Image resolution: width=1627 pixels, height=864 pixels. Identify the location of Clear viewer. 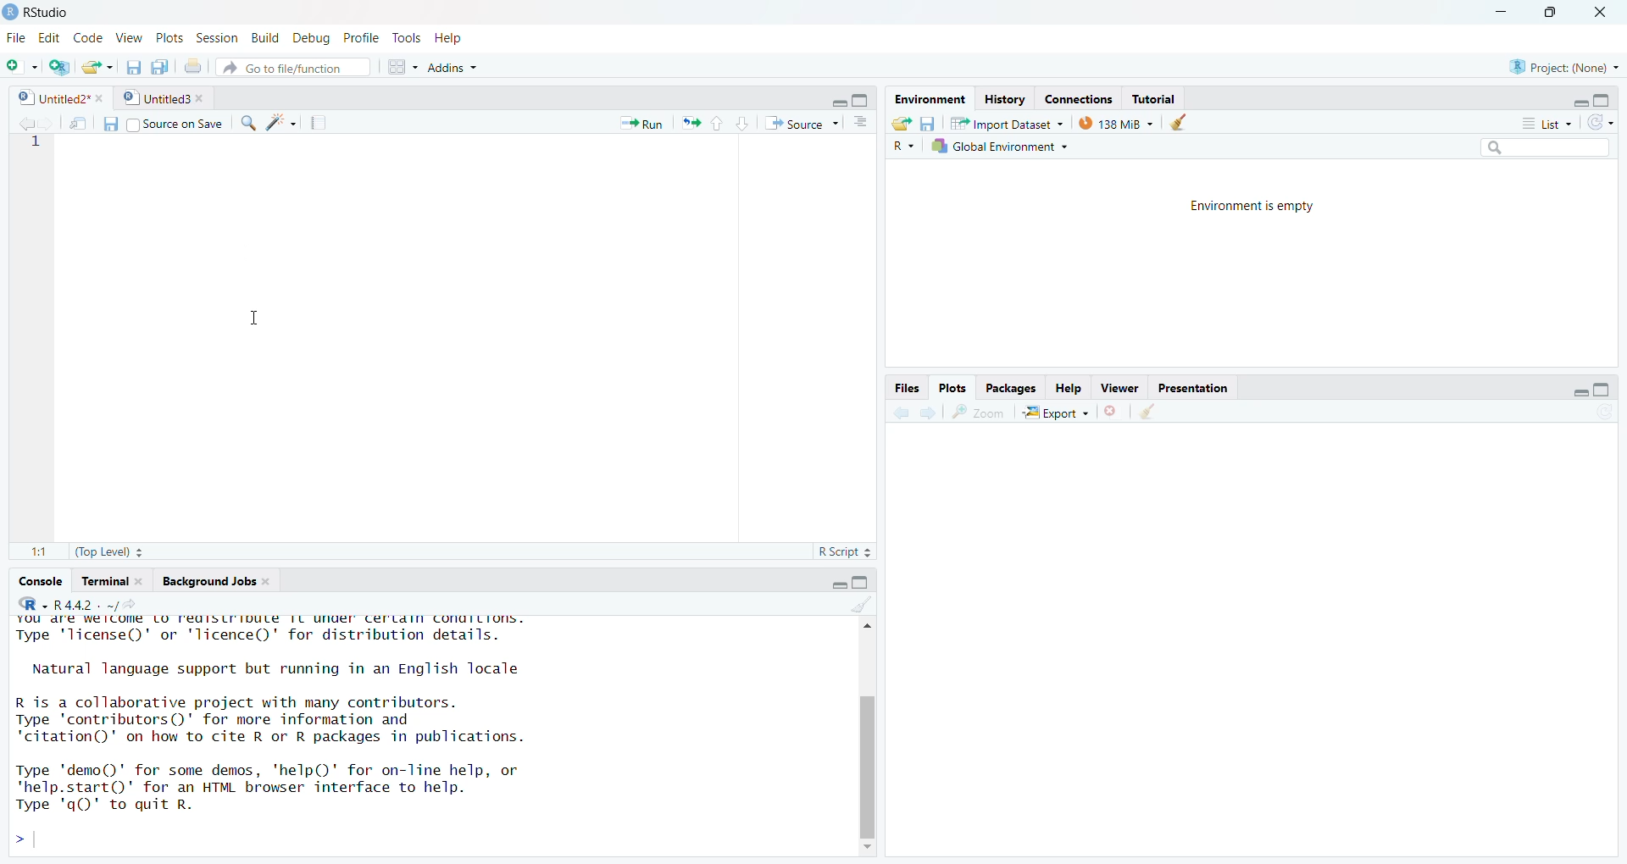
(1158, 413).